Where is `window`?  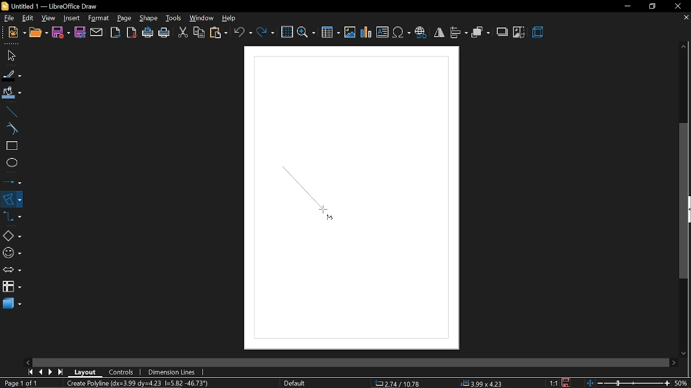
window is located at coordinates (201, 18).